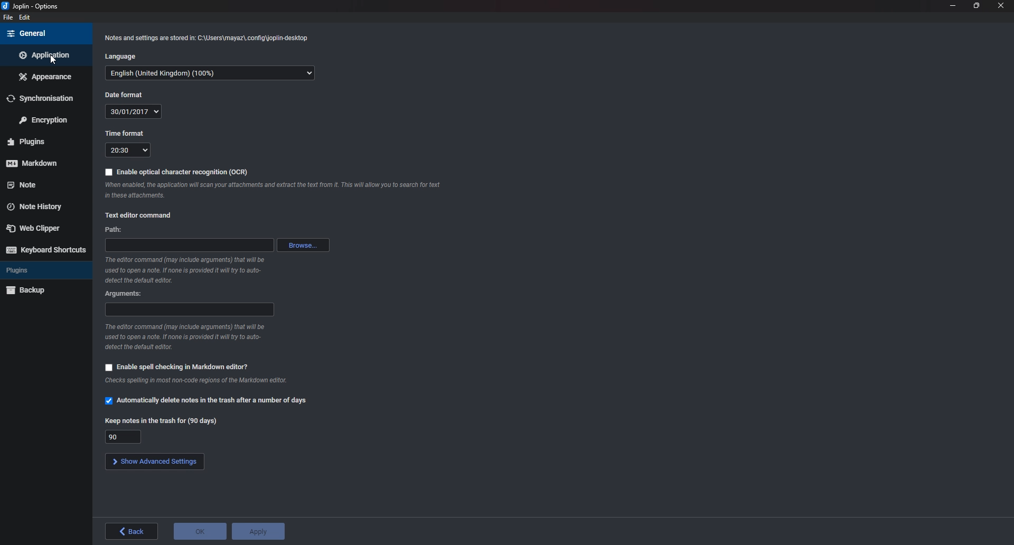 The height and width of the screenshot is (545, 1014). Describe the element at coordinates (124, 437) in the screenshot. I see `Keep notes in the trash for` at that location.